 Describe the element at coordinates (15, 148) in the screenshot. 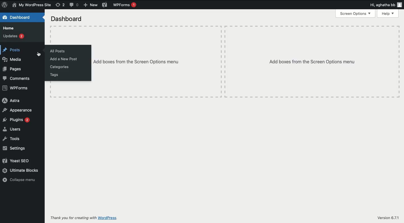

I see `Settings` at that location.